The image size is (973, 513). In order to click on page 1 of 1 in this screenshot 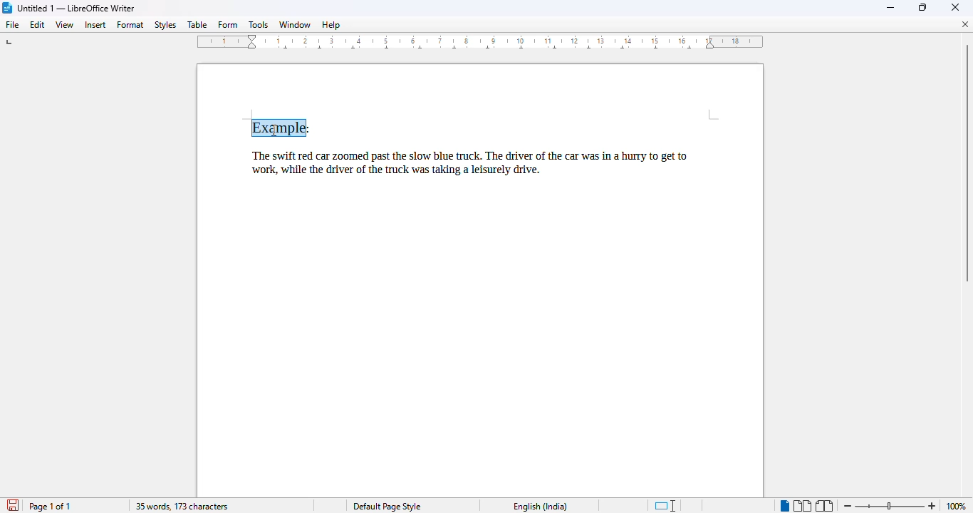, I will do `click(50, 506)`.